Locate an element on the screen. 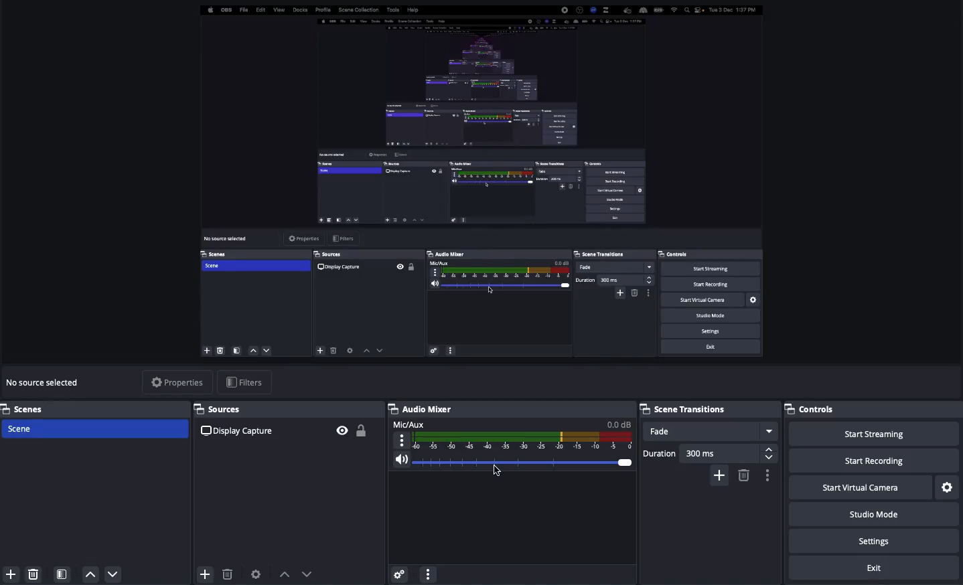 The width and height of the screenshot is (963, 585). Scene transitions is located at coordinates (686, 410).